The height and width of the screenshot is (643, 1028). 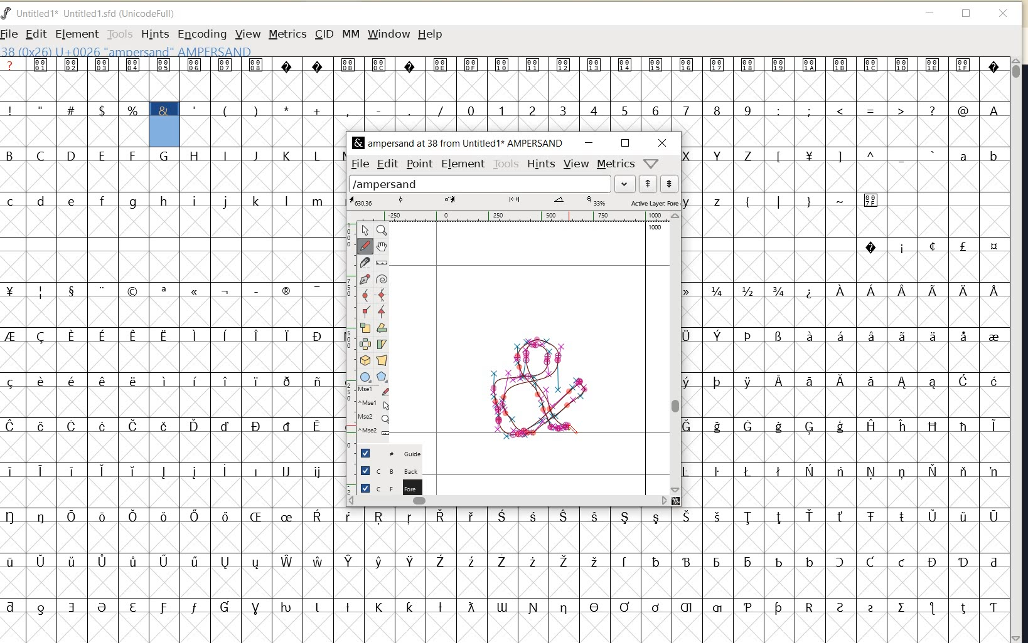 I want to click on draw a freehand curve, so click(x=366, y=246).